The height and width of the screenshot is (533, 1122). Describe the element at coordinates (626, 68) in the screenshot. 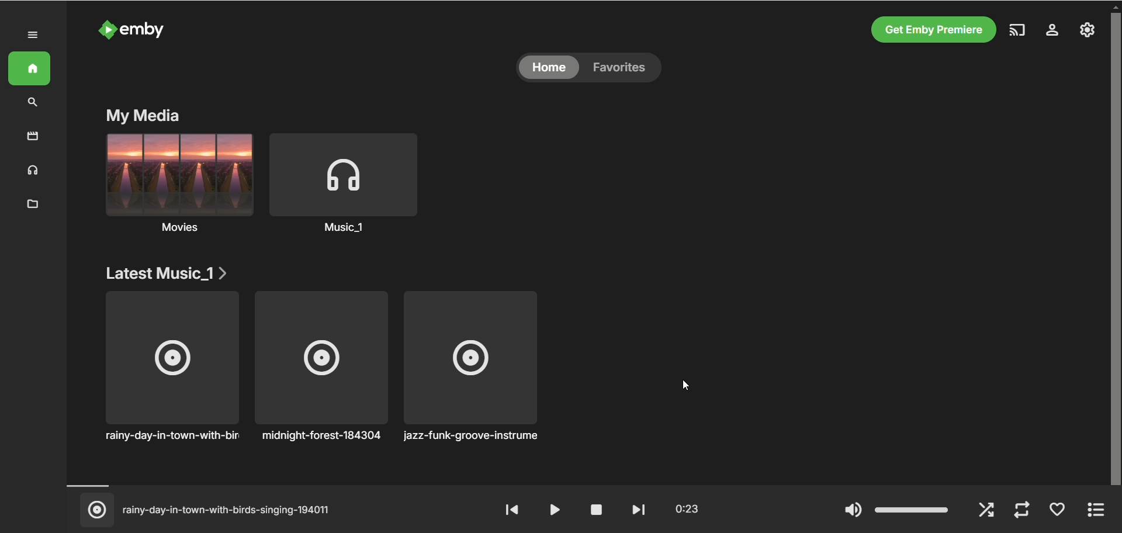

I see `favorites` at that location.